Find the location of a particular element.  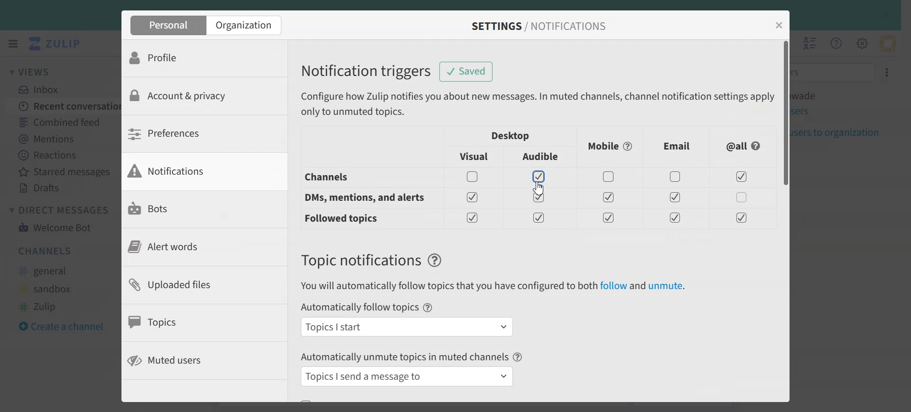

Mentions is located at coordinates (62, 138).